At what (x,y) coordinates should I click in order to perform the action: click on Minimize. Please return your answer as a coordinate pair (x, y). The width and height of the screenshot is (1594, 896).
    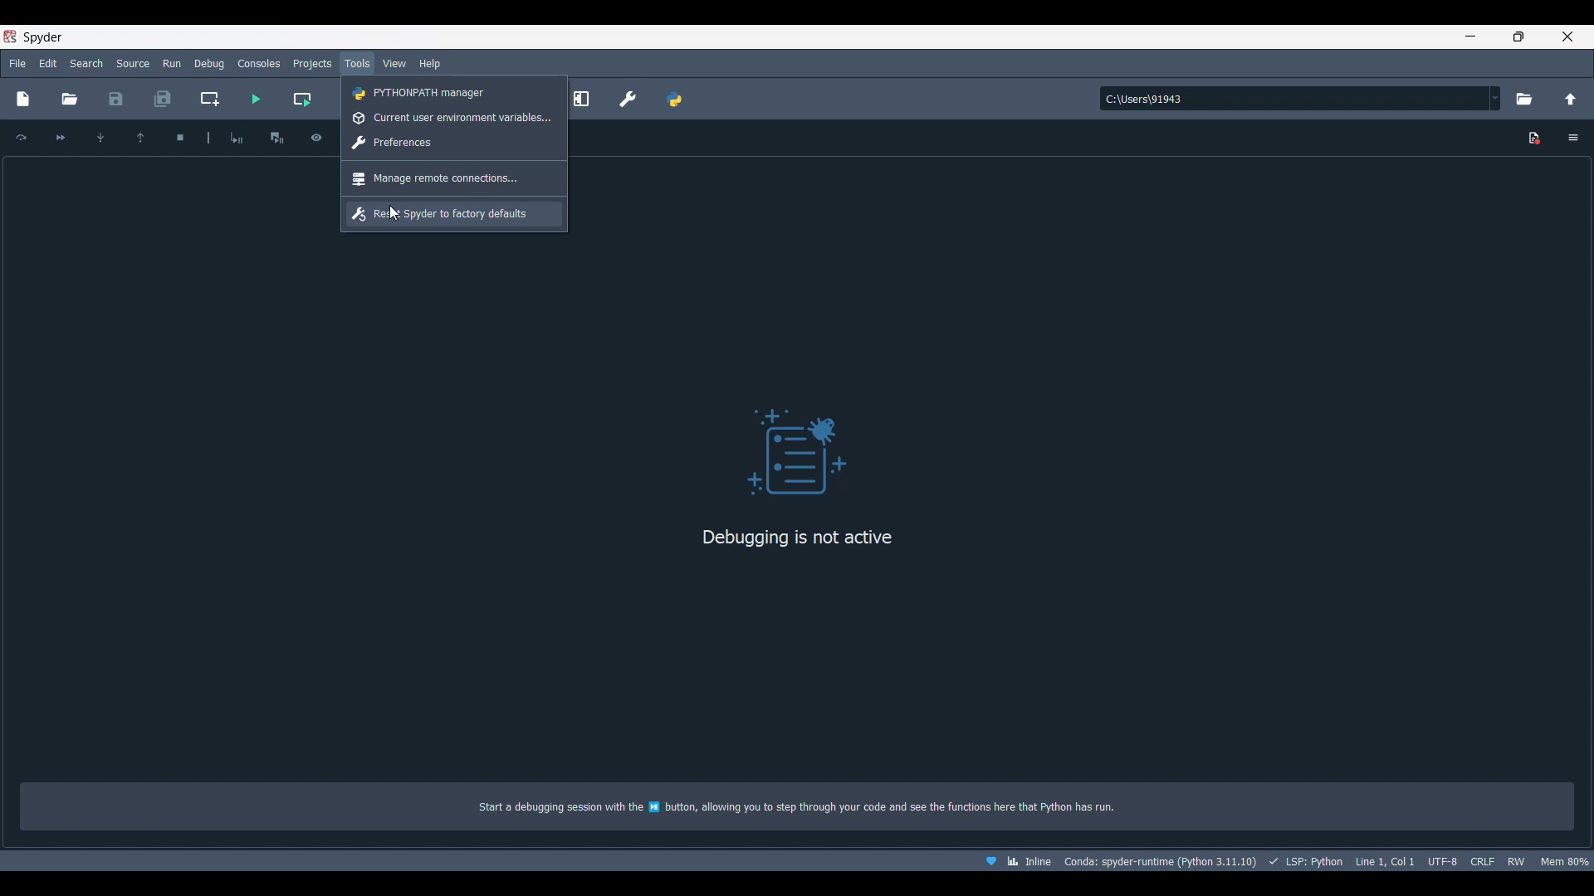
    Looking at the image, I should click on (1471, 37).